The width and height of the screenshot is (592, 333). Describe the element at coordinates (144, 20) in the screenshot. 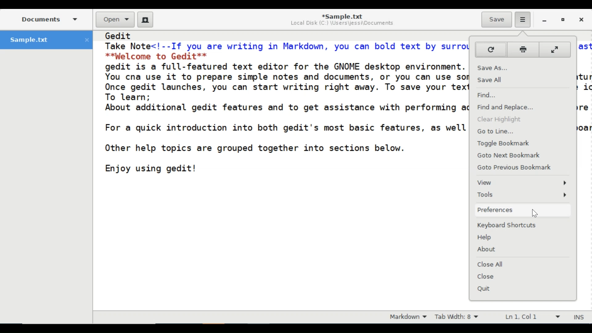

I see `New File` at that location.